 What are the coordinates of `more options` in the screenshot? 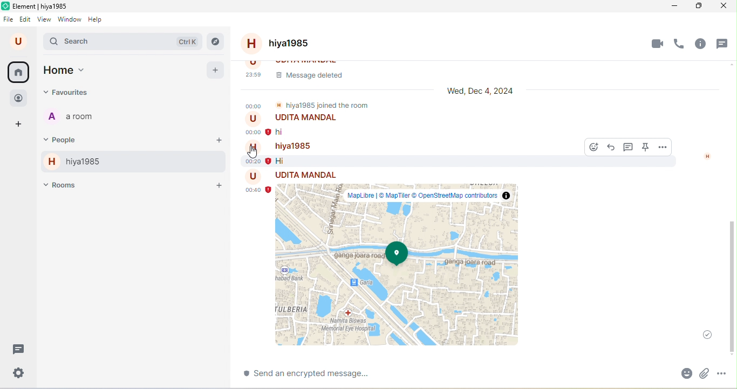 It's located at (727, 372).